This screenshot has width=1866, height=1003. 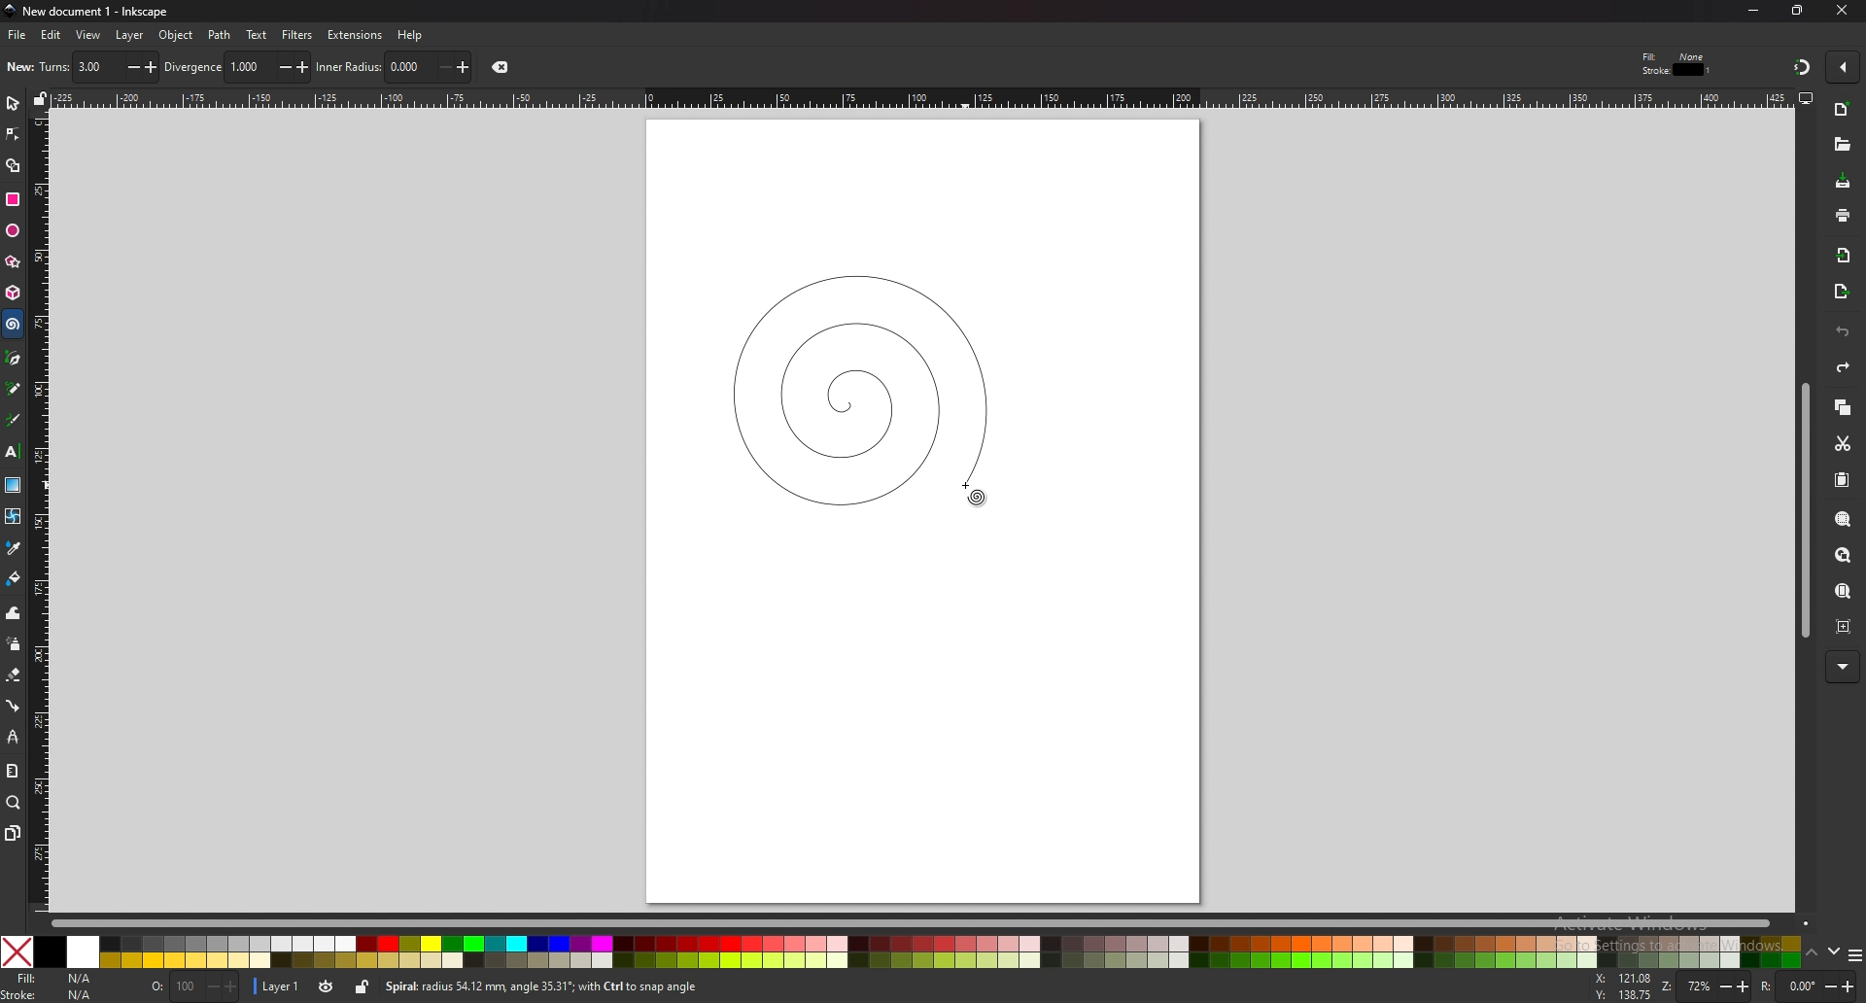 I want to click on lpe, so click(x=13, y=739).